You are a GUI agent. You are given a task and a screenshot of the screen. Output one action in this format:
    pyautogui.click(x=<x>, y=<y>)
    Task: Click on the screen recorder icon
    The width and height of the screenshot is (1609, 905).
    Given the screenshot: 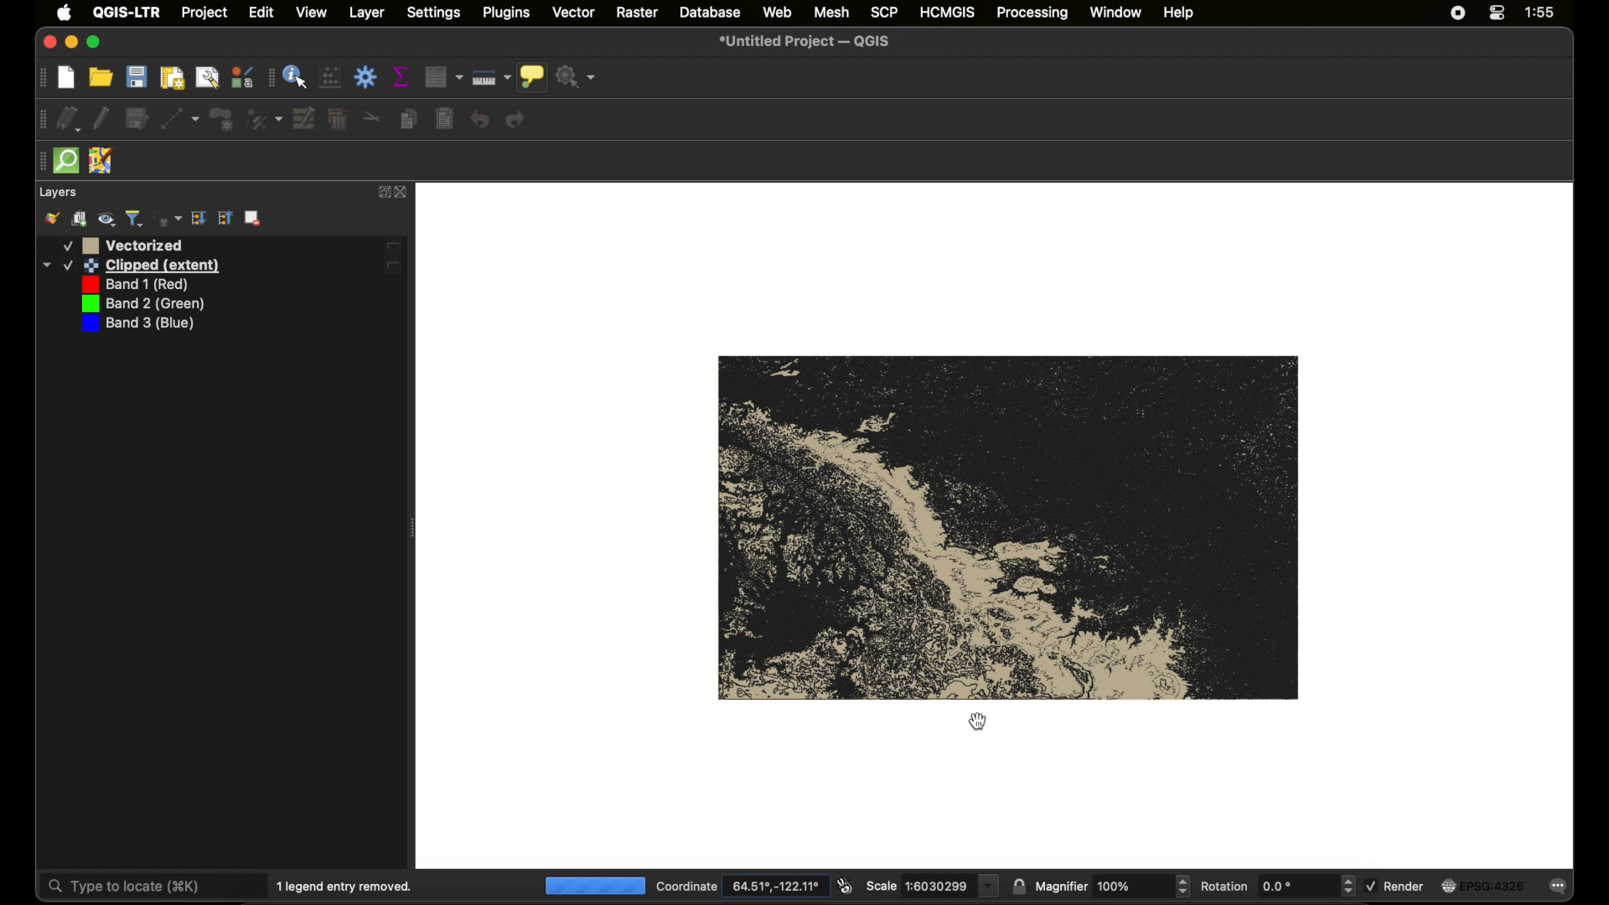 What is the action you would take?
    pyautogui.click(x=1458, y=13)
    